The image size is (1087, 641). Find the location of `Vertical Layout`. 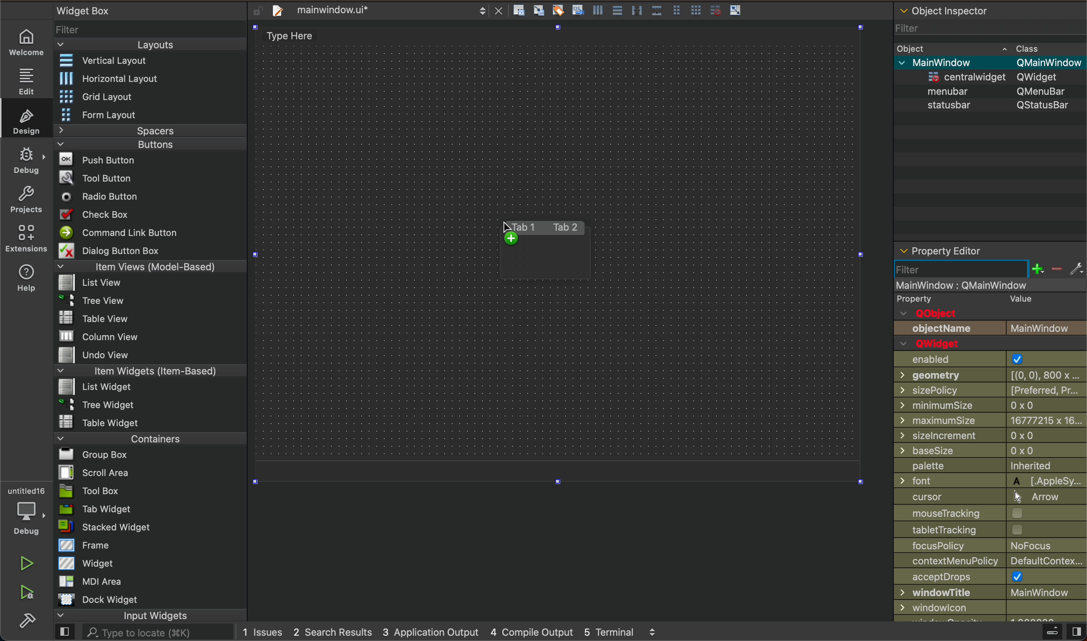

Vertical Layout is located at coordinates (101, 59).